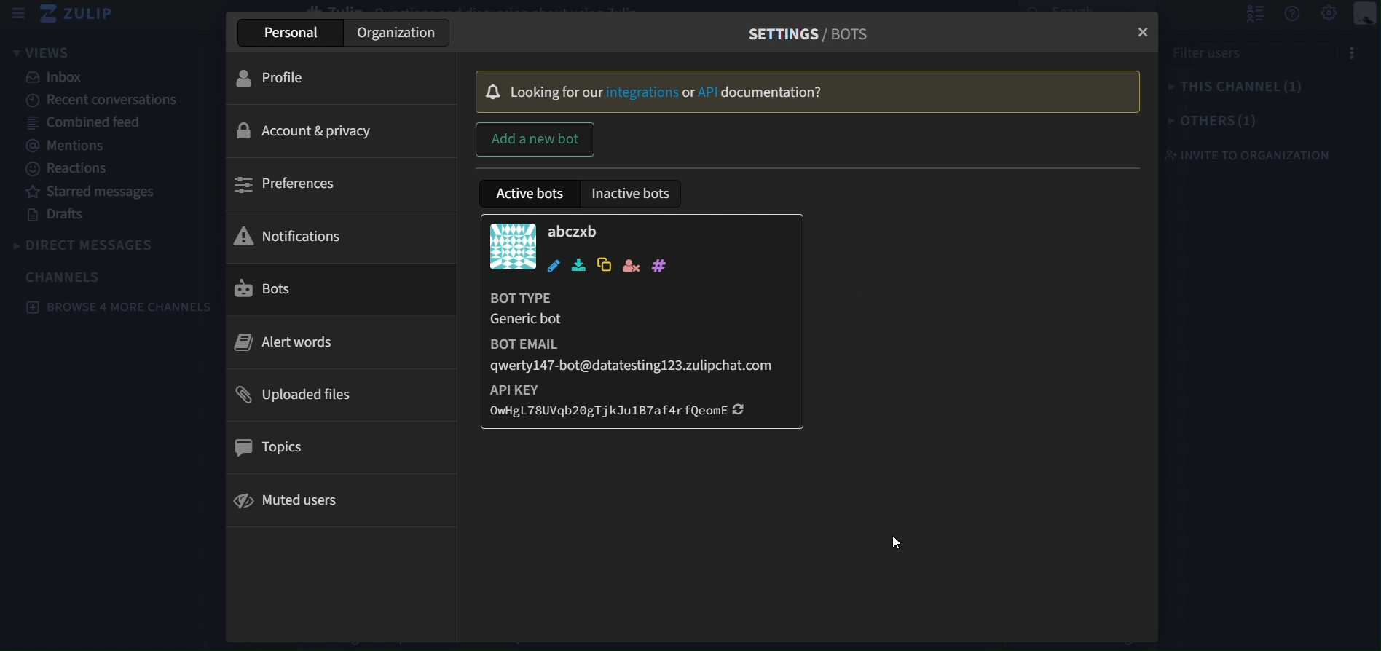 Image resolution: width=1381 pixels, height=651 pixels. What do you see at coordinates (642, 92) in the screenshot?
I see `Integration` at bounding box center [642, 92].